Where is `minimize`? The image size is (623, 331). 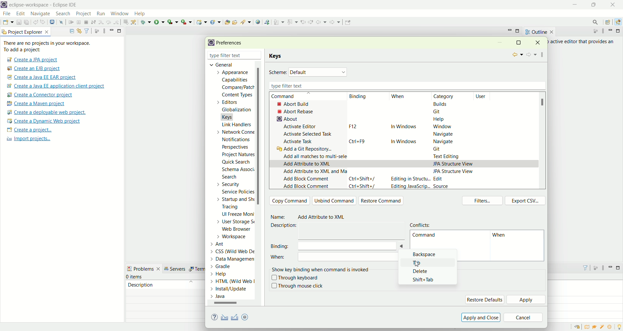
minimize is located at coordinates (576, 5).